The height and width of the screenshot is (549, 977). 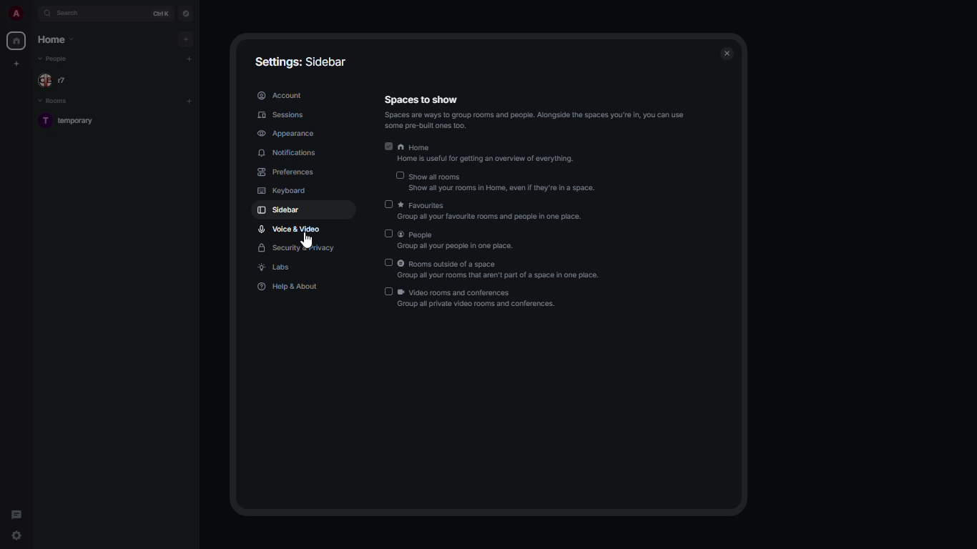 What do you see at coordinates (288, 135) in the screenshot?
I see `appearance` at bounding box center [288, 135].